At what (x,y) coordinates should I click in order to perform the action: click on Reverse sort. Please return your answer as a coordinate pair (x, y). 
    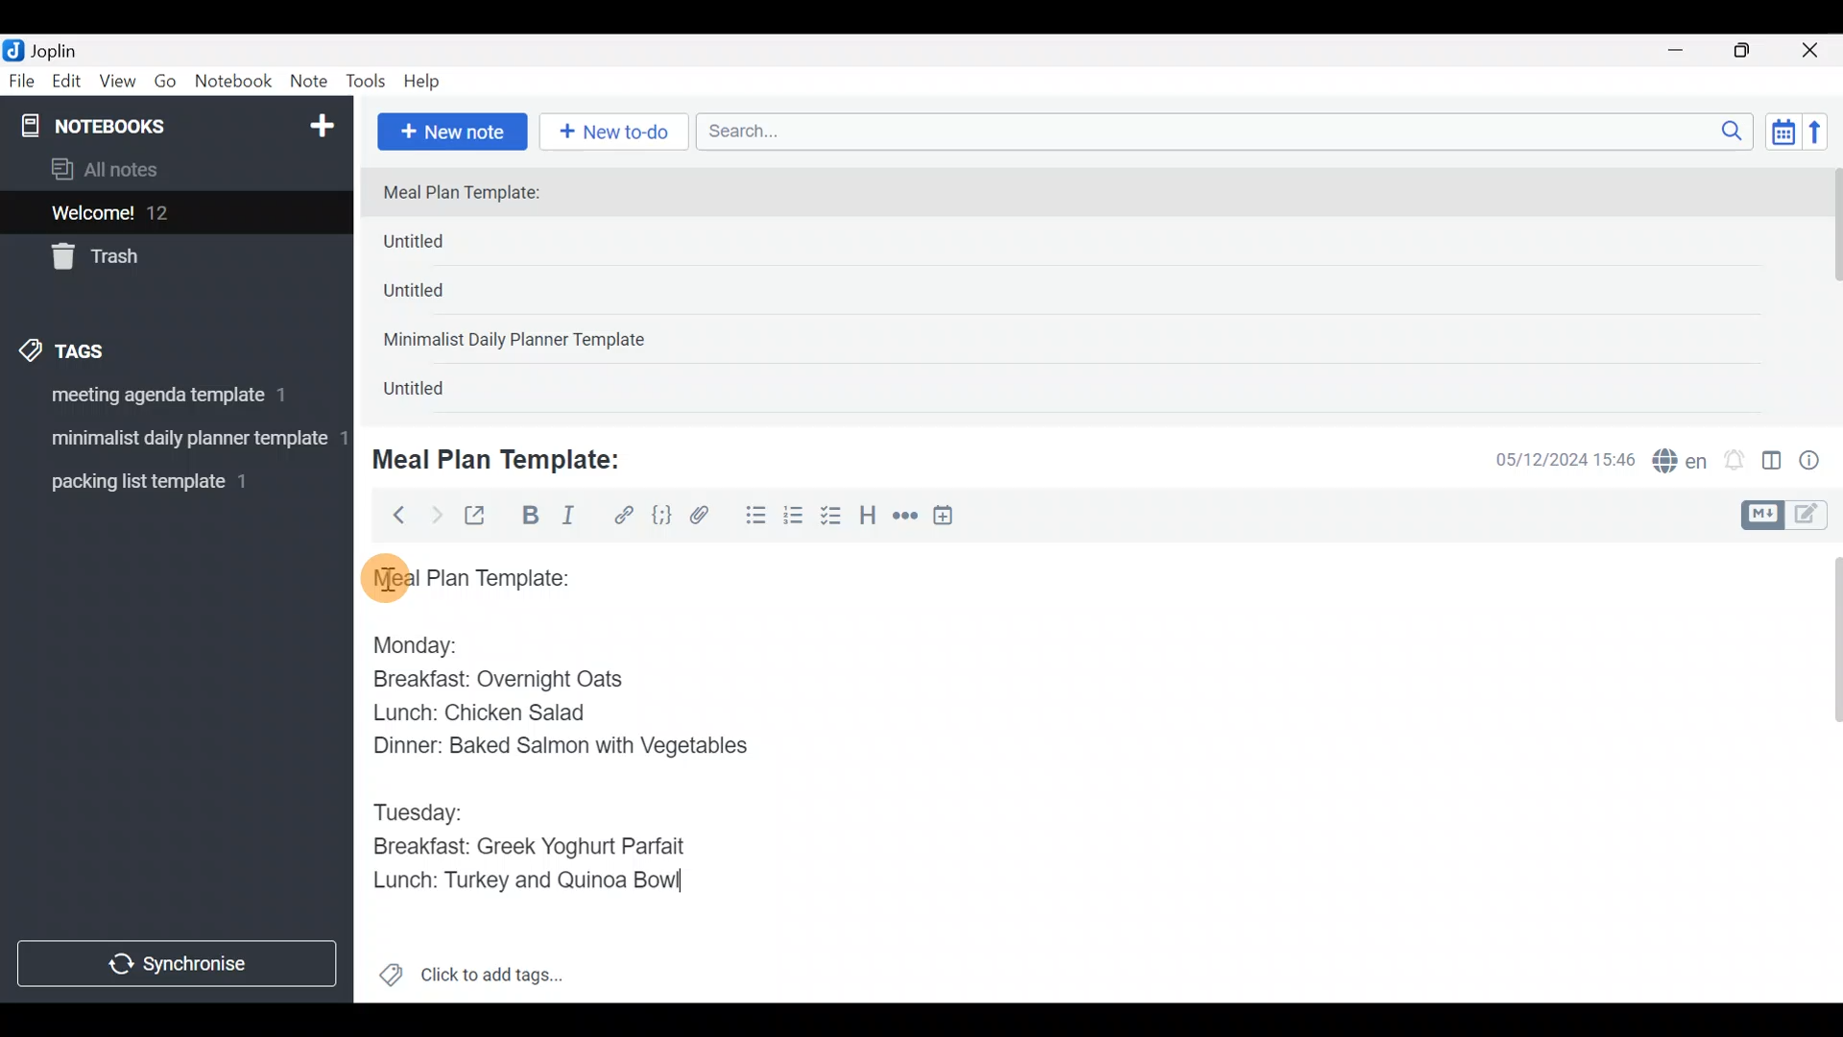
    Looking at the image, I should click on (1825, 137).